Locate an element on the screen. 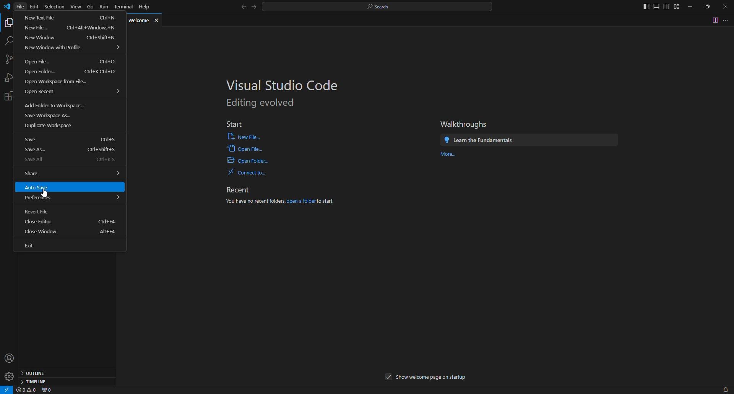  run is located at coordinates (104, 7).